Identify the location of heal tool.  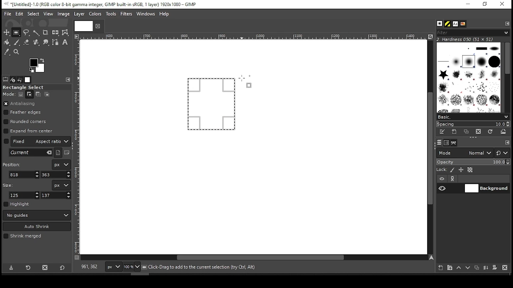
(37, 43).